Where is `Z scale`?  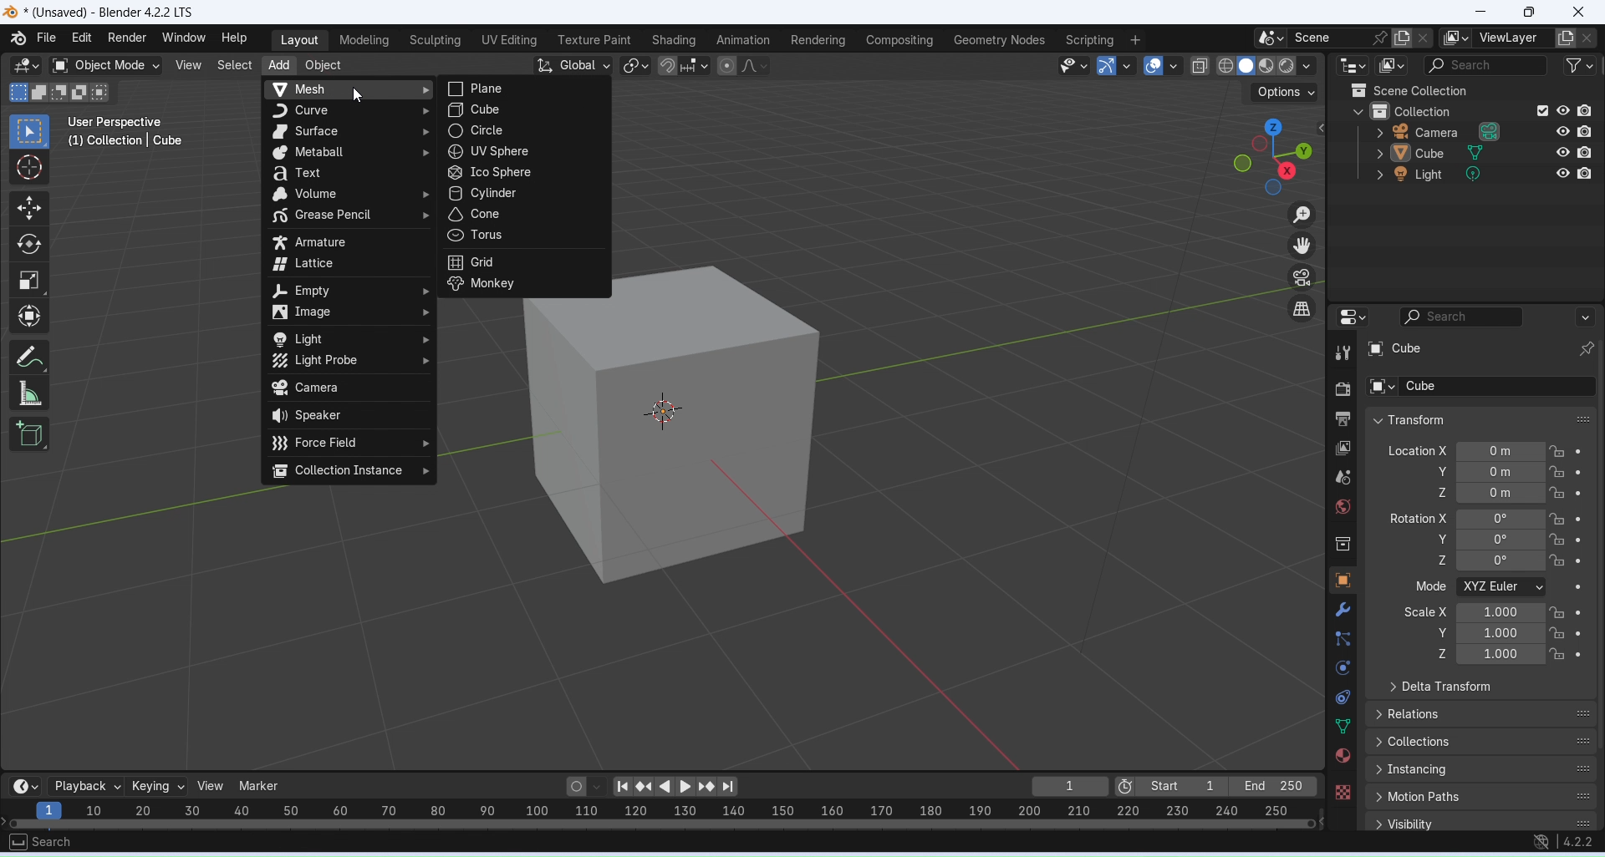
Z scale is located at coordinates (1521, 654).